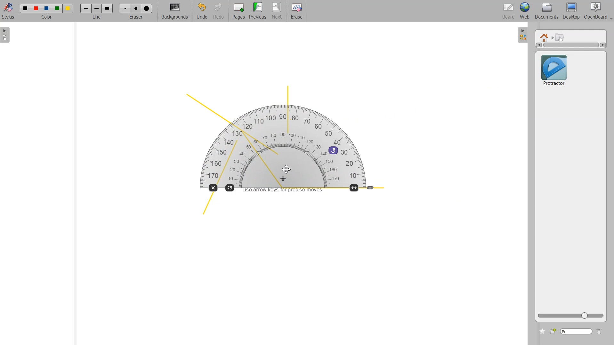 Image resolution: width=614 pixels, height=345 pixels. Describe the element at coordinates (219, 12) in the screenshot. I see `Redo` at that location.